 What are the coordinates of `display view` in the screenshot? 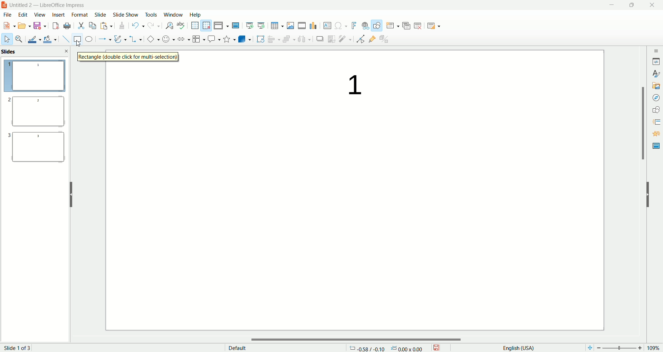 It's located at (222, 25).